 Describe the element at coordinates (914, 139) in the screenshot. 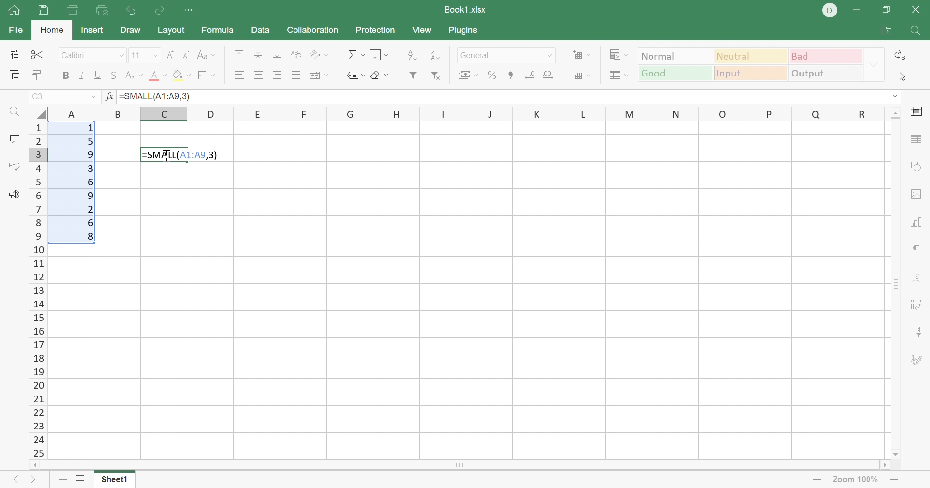

I see `Table settings` at that location.